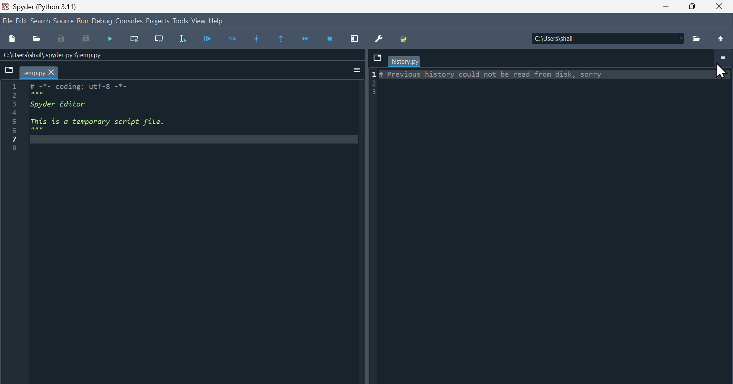 This screenshot has height=384, width=733. I want to click on Save as, so click(64, 40).